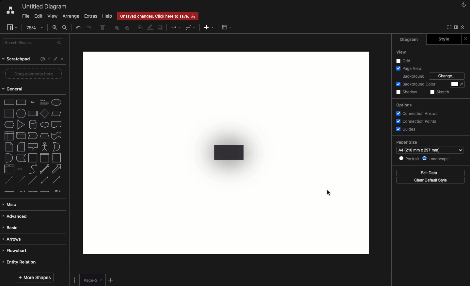  What do you see at coordinates (48, 59) in the screenshot?
I see `Add` at bounding box center [48, 59].